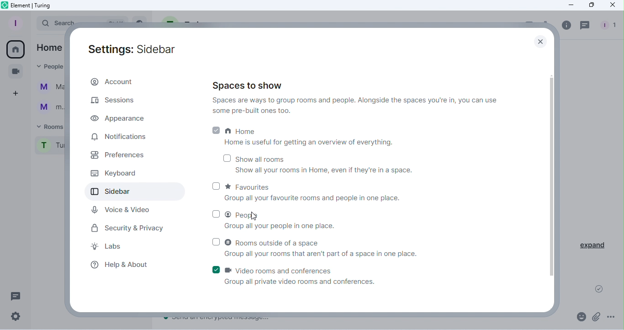 This screenshot has height=330, width=624. What do you see at coordinates (595, 316) in the screenshot?
I see `Attachments` at bounding box center [595, 316].